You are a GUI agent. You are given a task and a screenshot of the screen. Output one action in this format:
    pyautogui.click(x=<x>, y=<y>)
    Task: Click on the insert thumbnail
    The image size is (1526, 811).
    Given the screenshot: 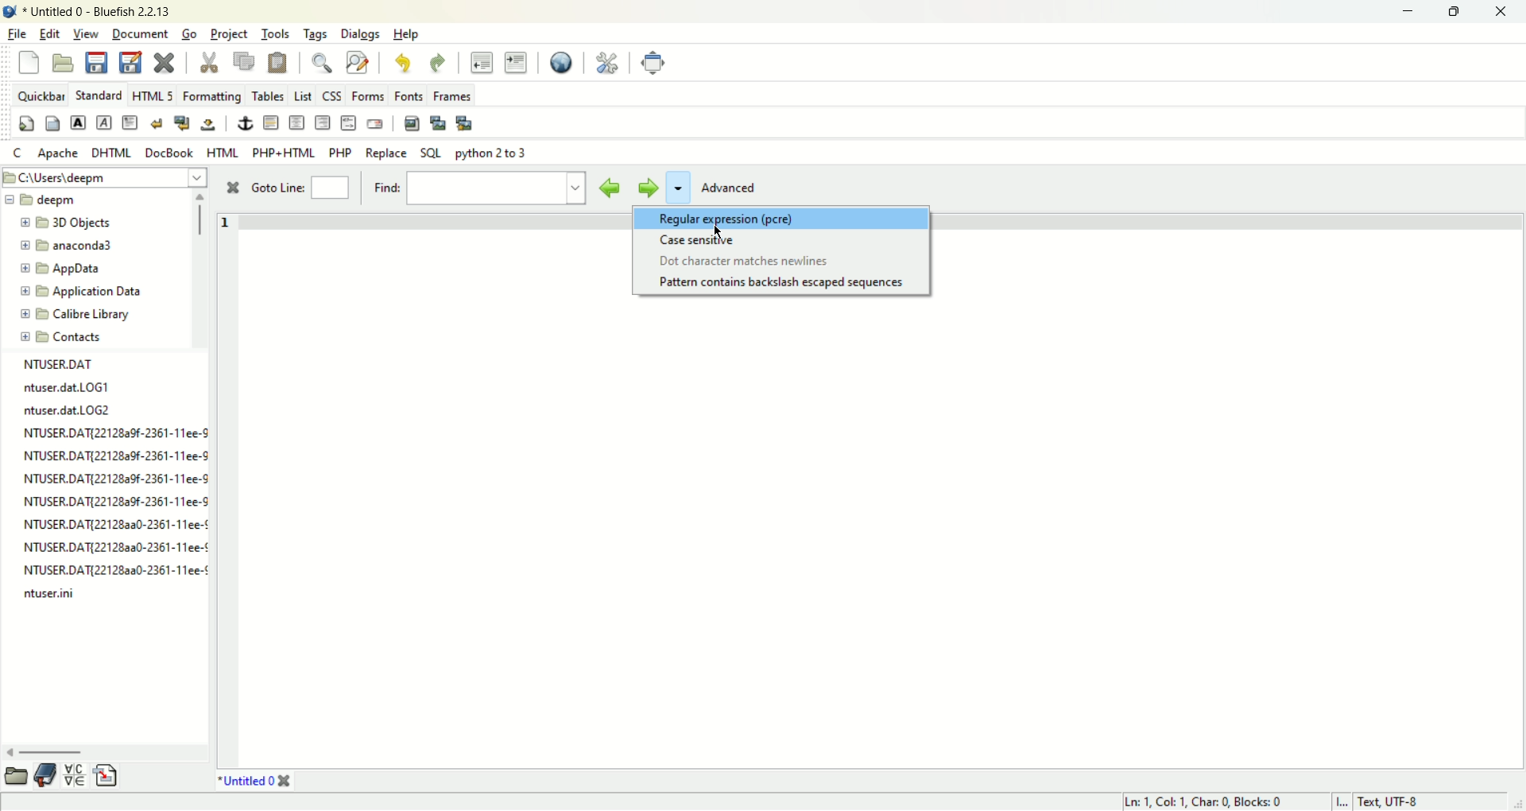 What is the action you would take?
    pyautogui.click(x=436, y=121)
    